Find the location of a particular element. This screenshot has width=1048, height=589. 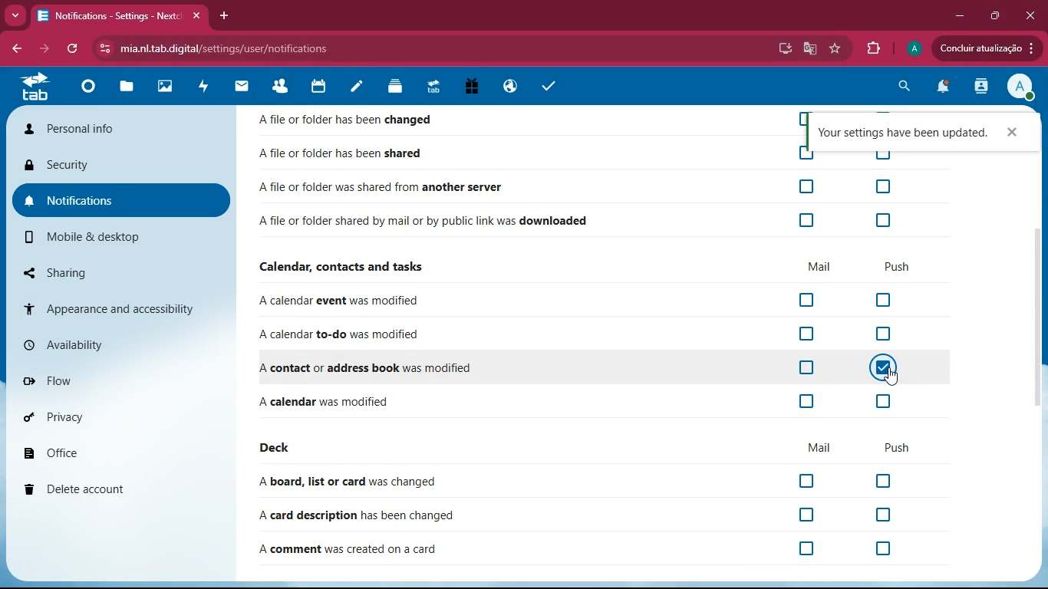

forward is located at coordinates (47, 49).